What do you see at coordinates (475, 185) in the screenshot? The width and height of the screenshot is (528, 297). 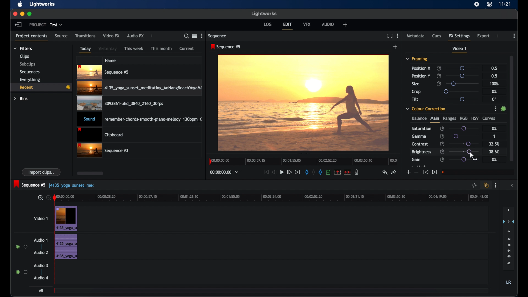 I see `toggle audio levels editing` at bounding box center [475, 185].